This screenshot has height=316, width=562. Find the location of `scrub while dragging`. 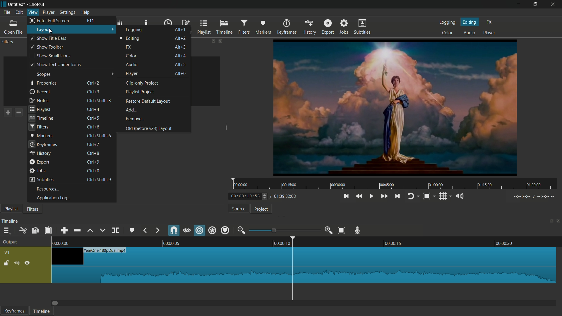

scrub while dragging is located at coordinates (186, 231).